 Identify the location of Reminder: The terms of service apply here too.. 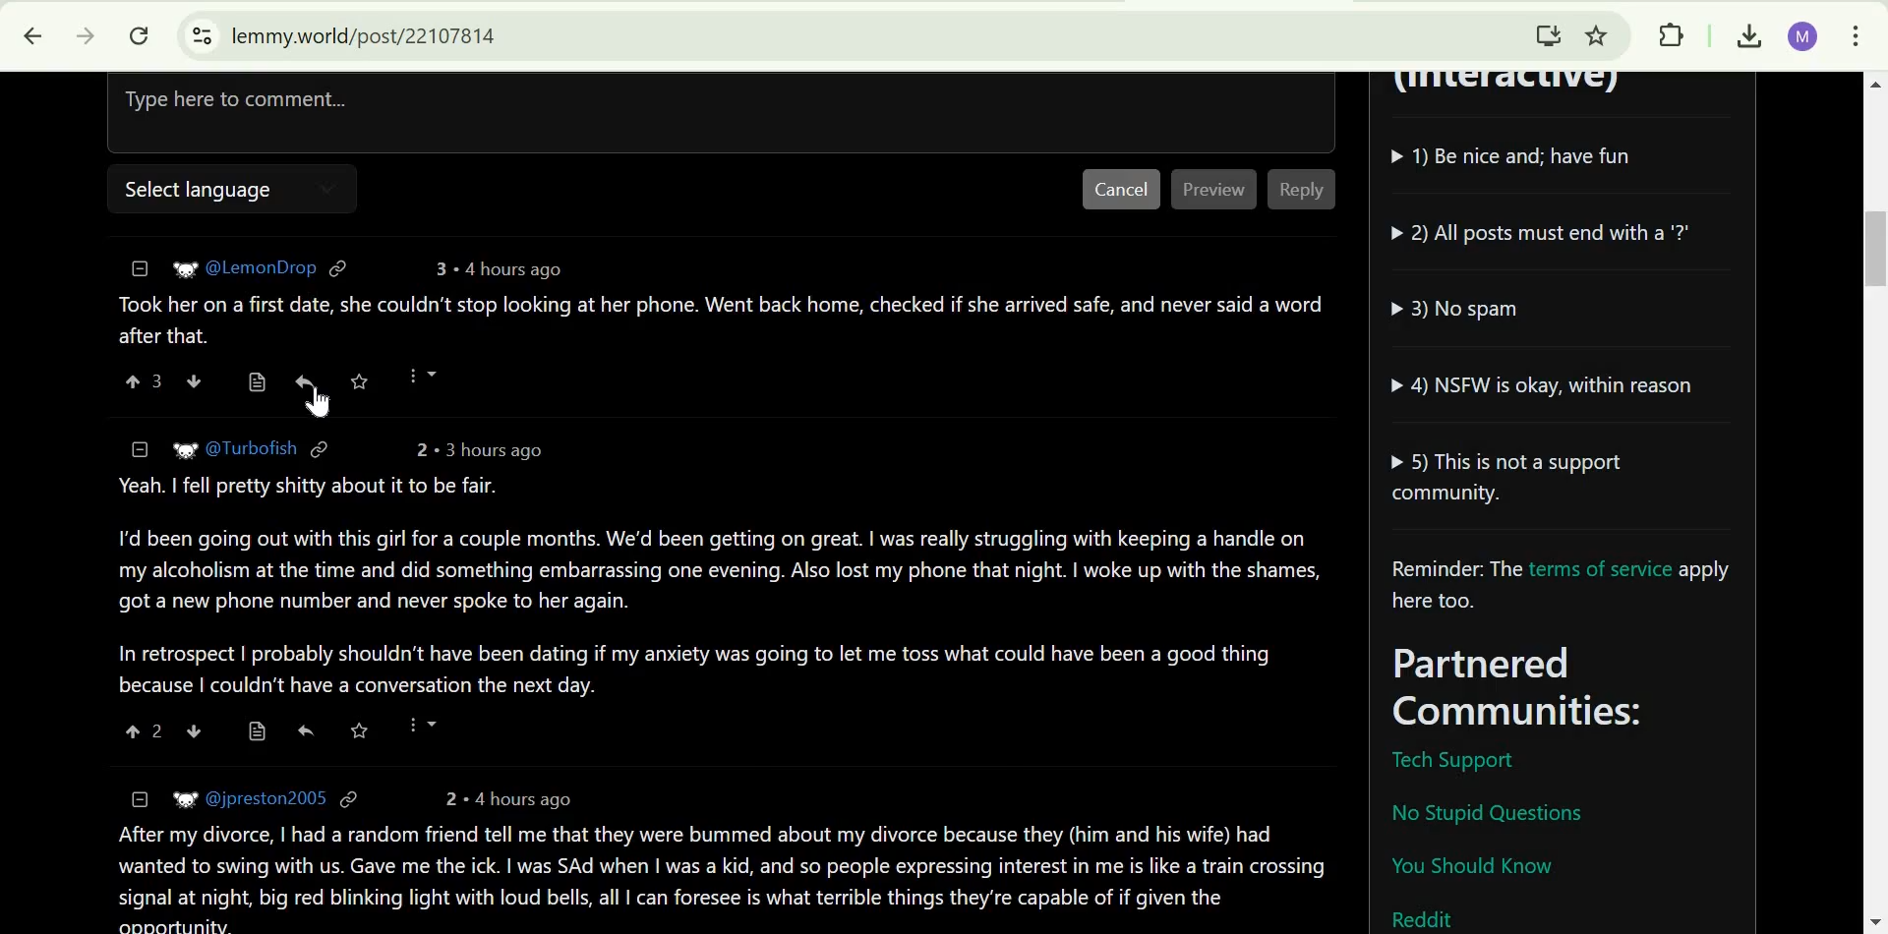
(1567, 582).